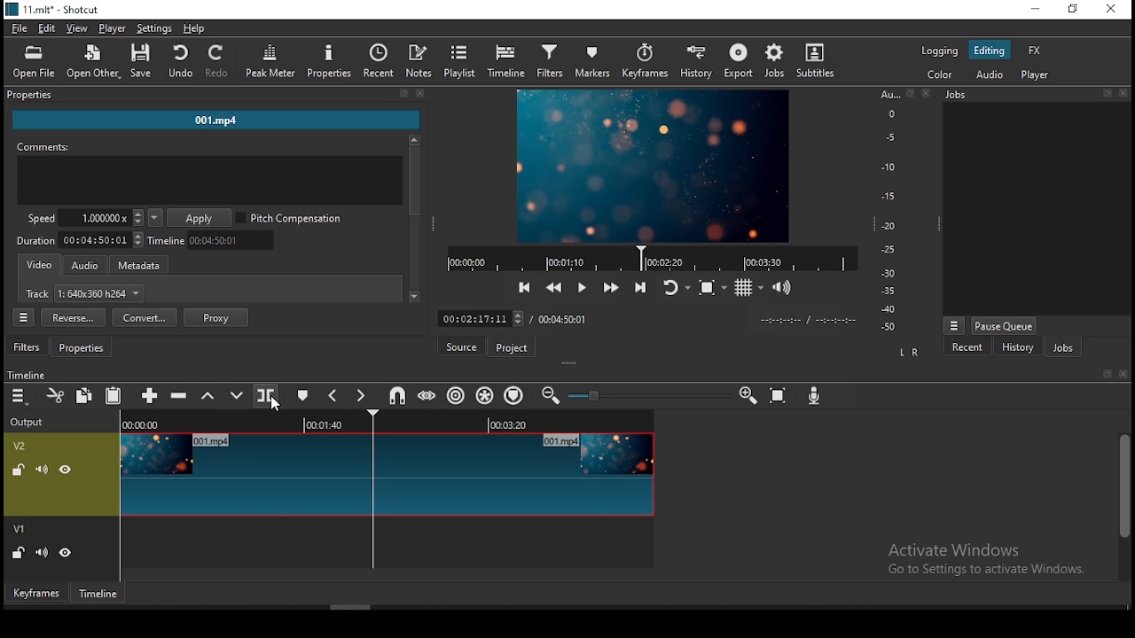 The image size is (1135, 638). Describe the element at coordinates (18, 554) in the screenshot. I see `(UN)LOCK` at that location.